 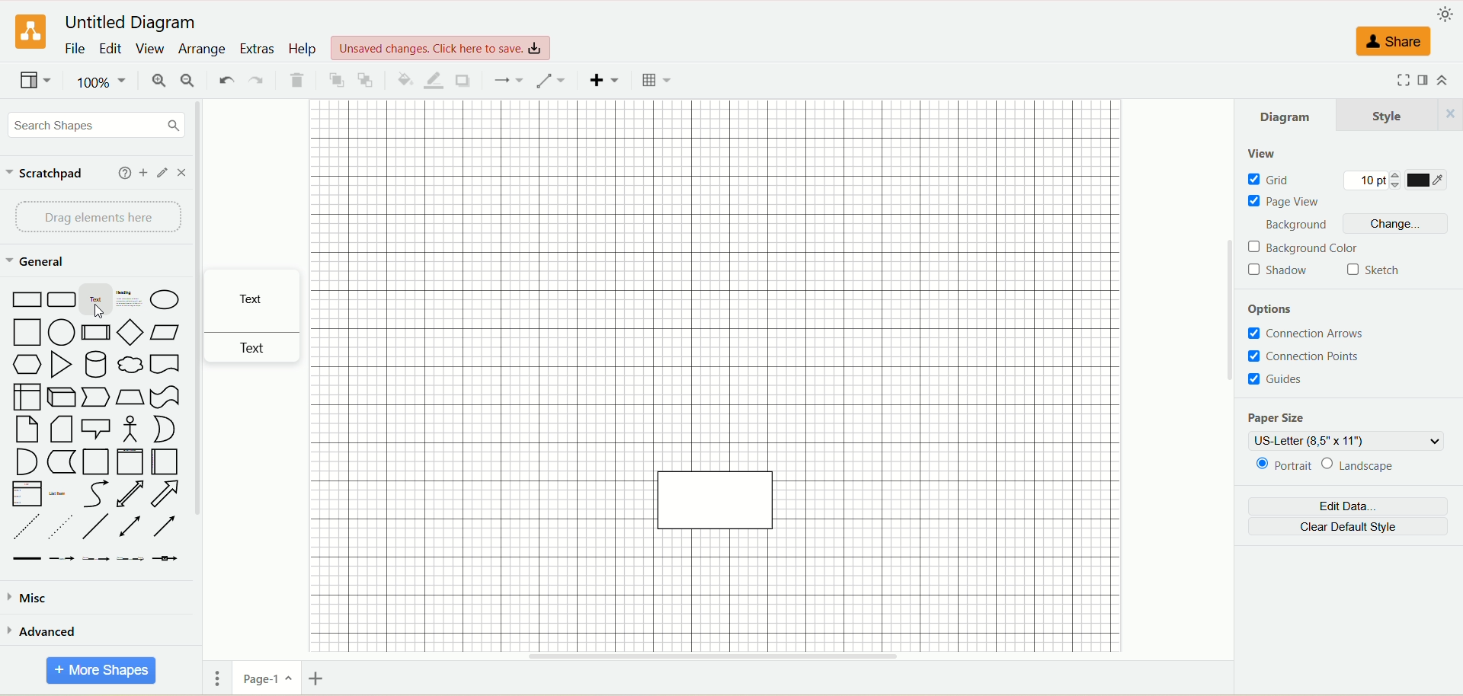 I want to click on style, so click(x=1400, y=112).